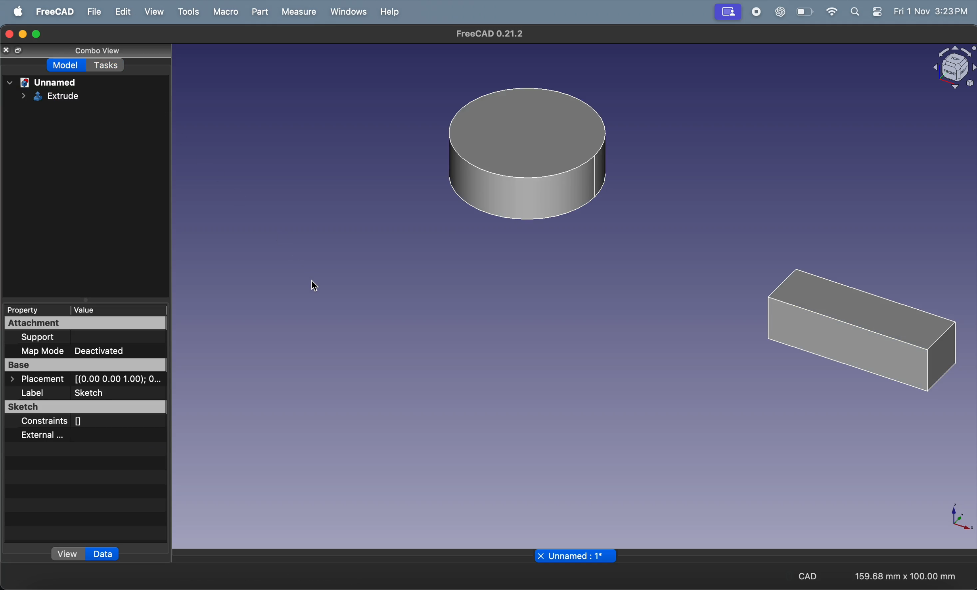 The width and height of the screenshot is (977, 590). What do you see at coordinates (7, 50) in the screenshot?
I see `close` at bounding box center [7, 50].